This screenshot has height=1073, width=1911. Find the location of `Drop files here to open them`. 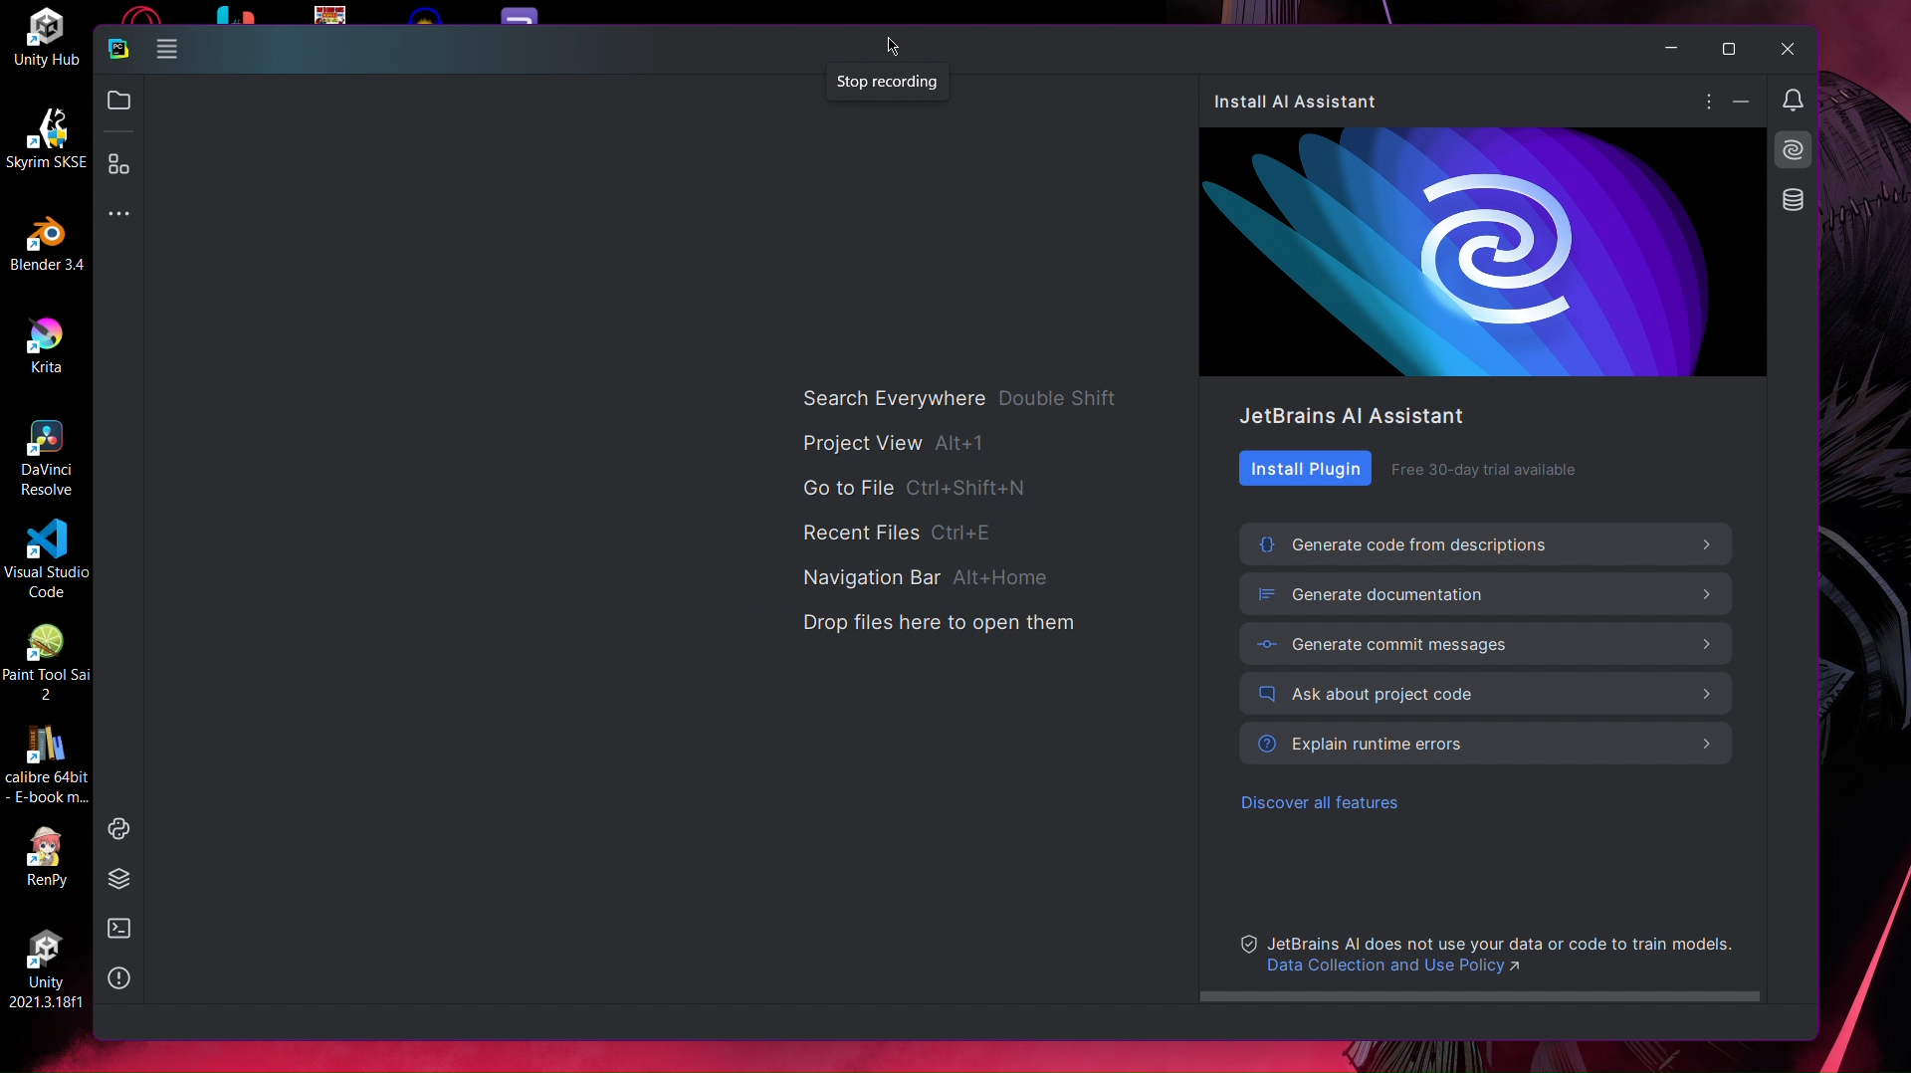

Drop files here to open them is located at coordinates (940, 625).